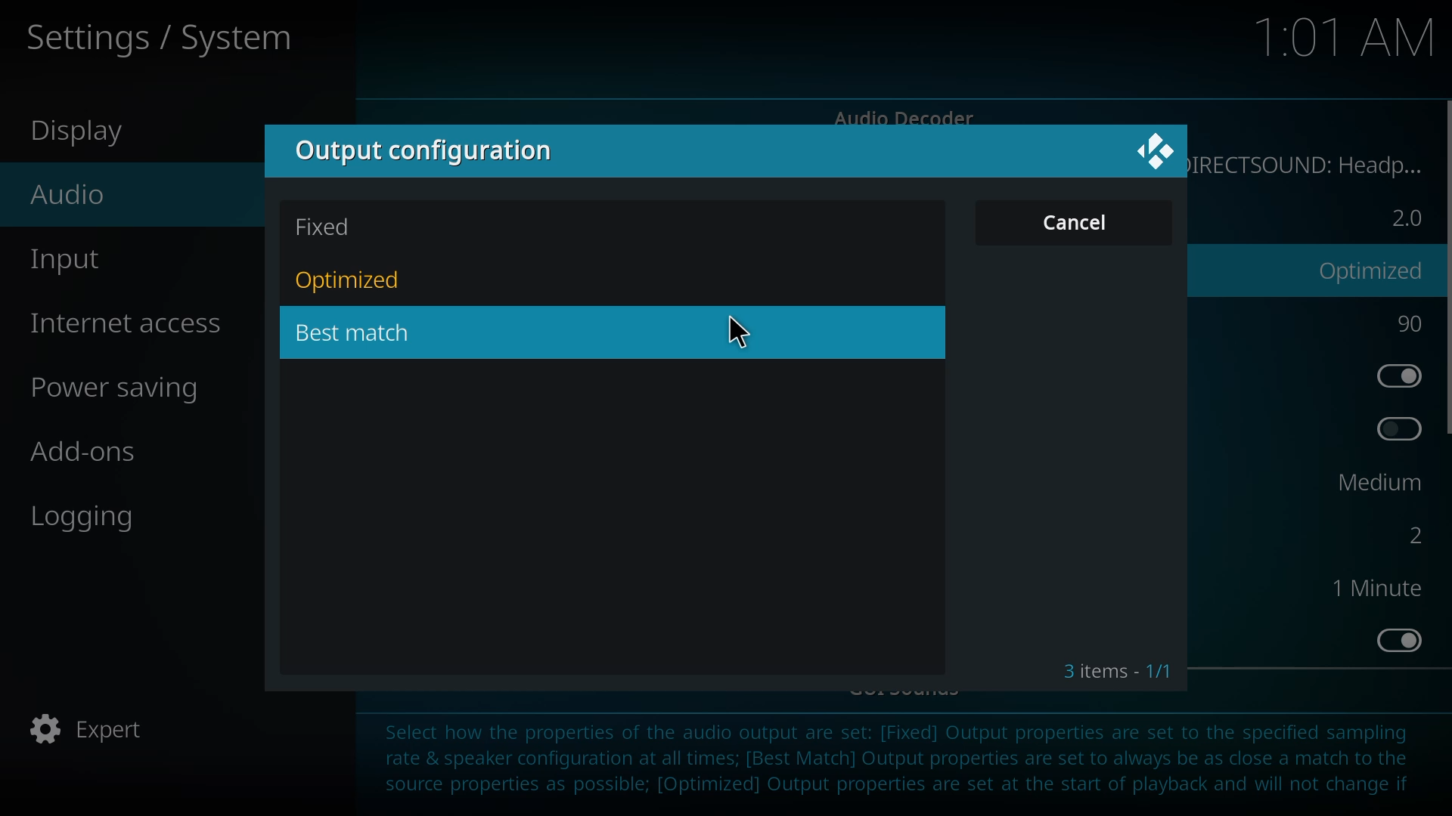 The height and width of the screenshot is (816, 1452). I want to click on 2, so click(1407, 533).